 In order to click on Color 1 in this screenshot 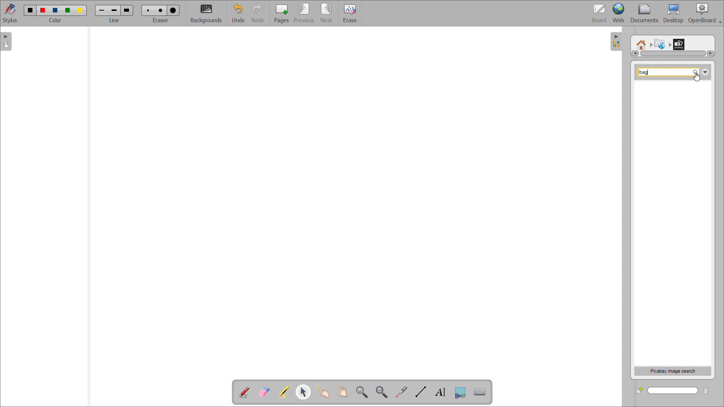, I will do `click(29, 10)`.